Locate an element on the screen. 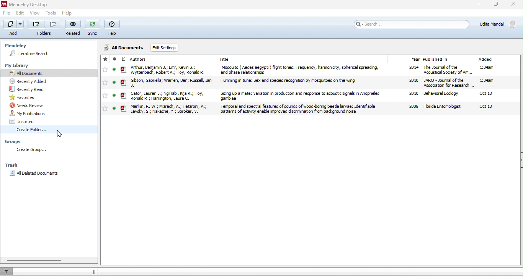 The image size is (523, 276). needs review is located at coordinates (53, 105).